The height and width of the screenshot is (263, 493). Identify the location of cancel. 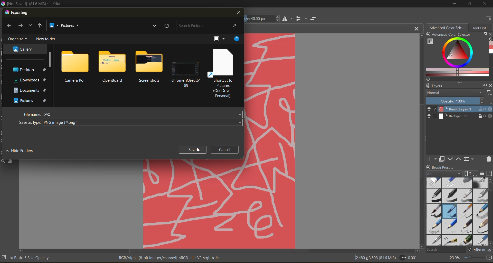
(227, 149).